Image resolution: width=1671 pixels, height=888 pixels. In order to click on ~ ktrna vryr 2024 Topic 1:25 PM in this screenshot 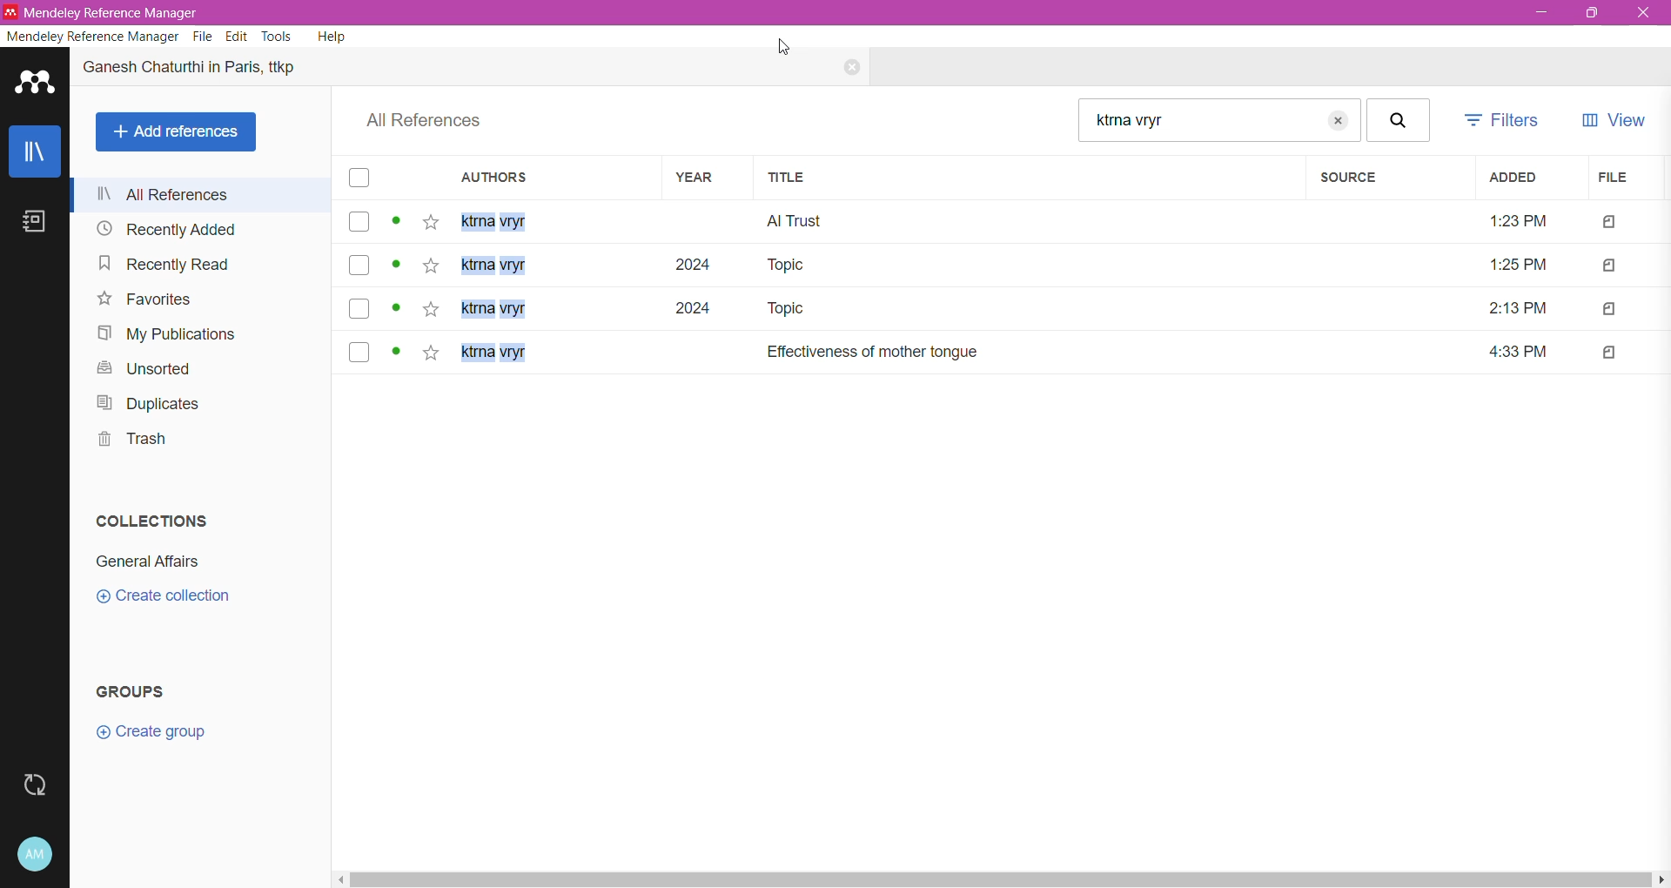, I will do `click(1009, 264)`.